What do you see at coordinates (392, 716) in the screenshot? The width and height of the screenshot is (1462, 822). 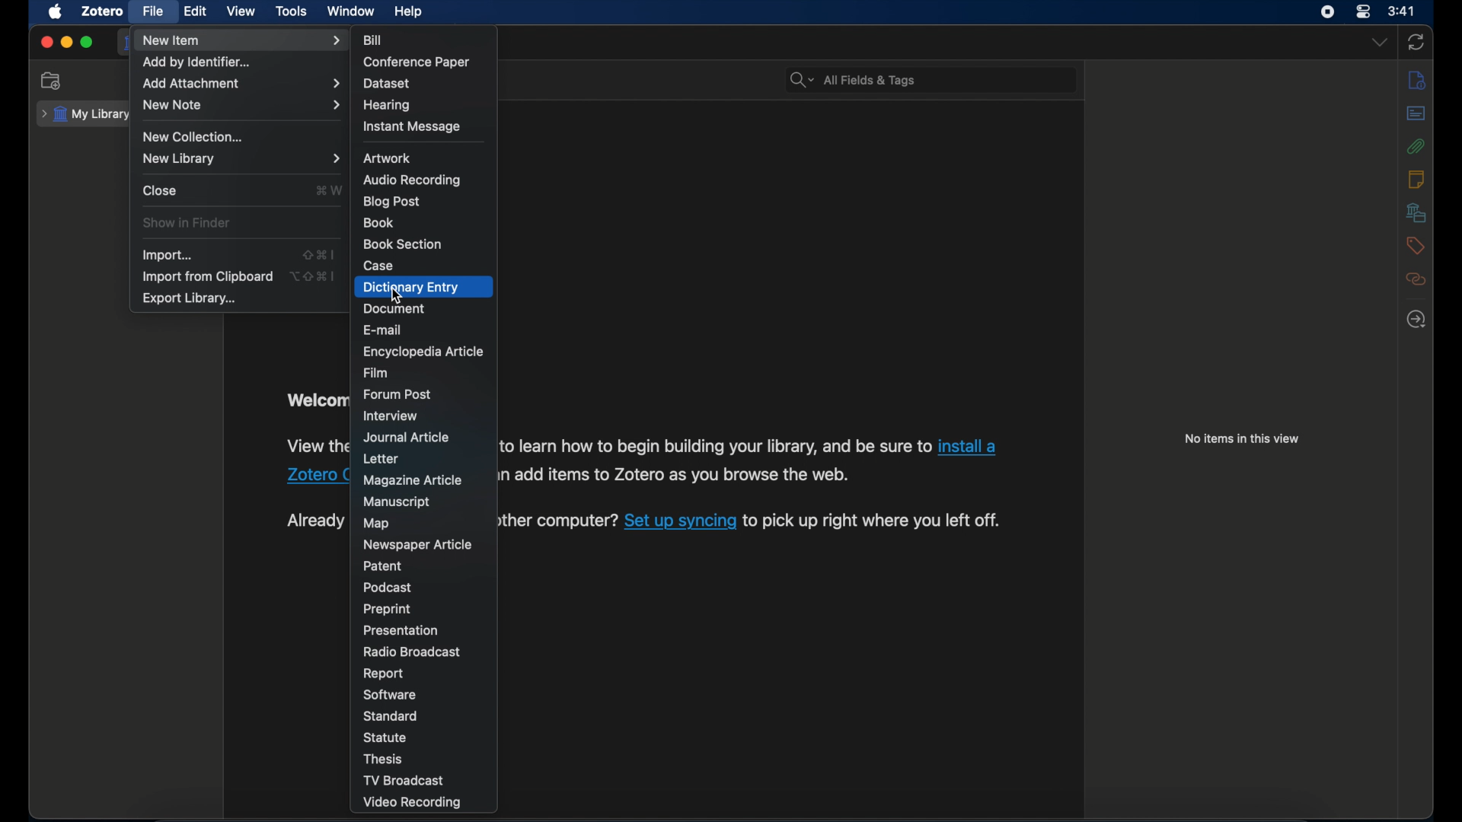 I see `standard` at bounding box center [392, 716].